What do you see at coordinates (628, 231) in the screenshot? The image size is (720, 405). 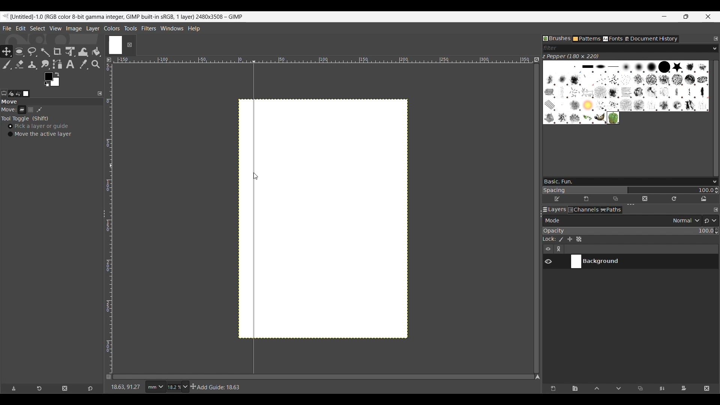 I see `Scale to change opacity` at bounding box center [628, 231].